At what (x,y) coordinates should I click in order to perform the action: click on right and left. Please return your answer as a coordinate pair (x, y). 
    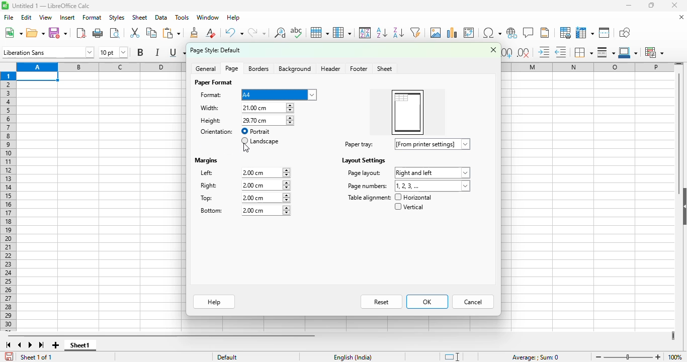
    Looking at the image, I should click on (432, 173).